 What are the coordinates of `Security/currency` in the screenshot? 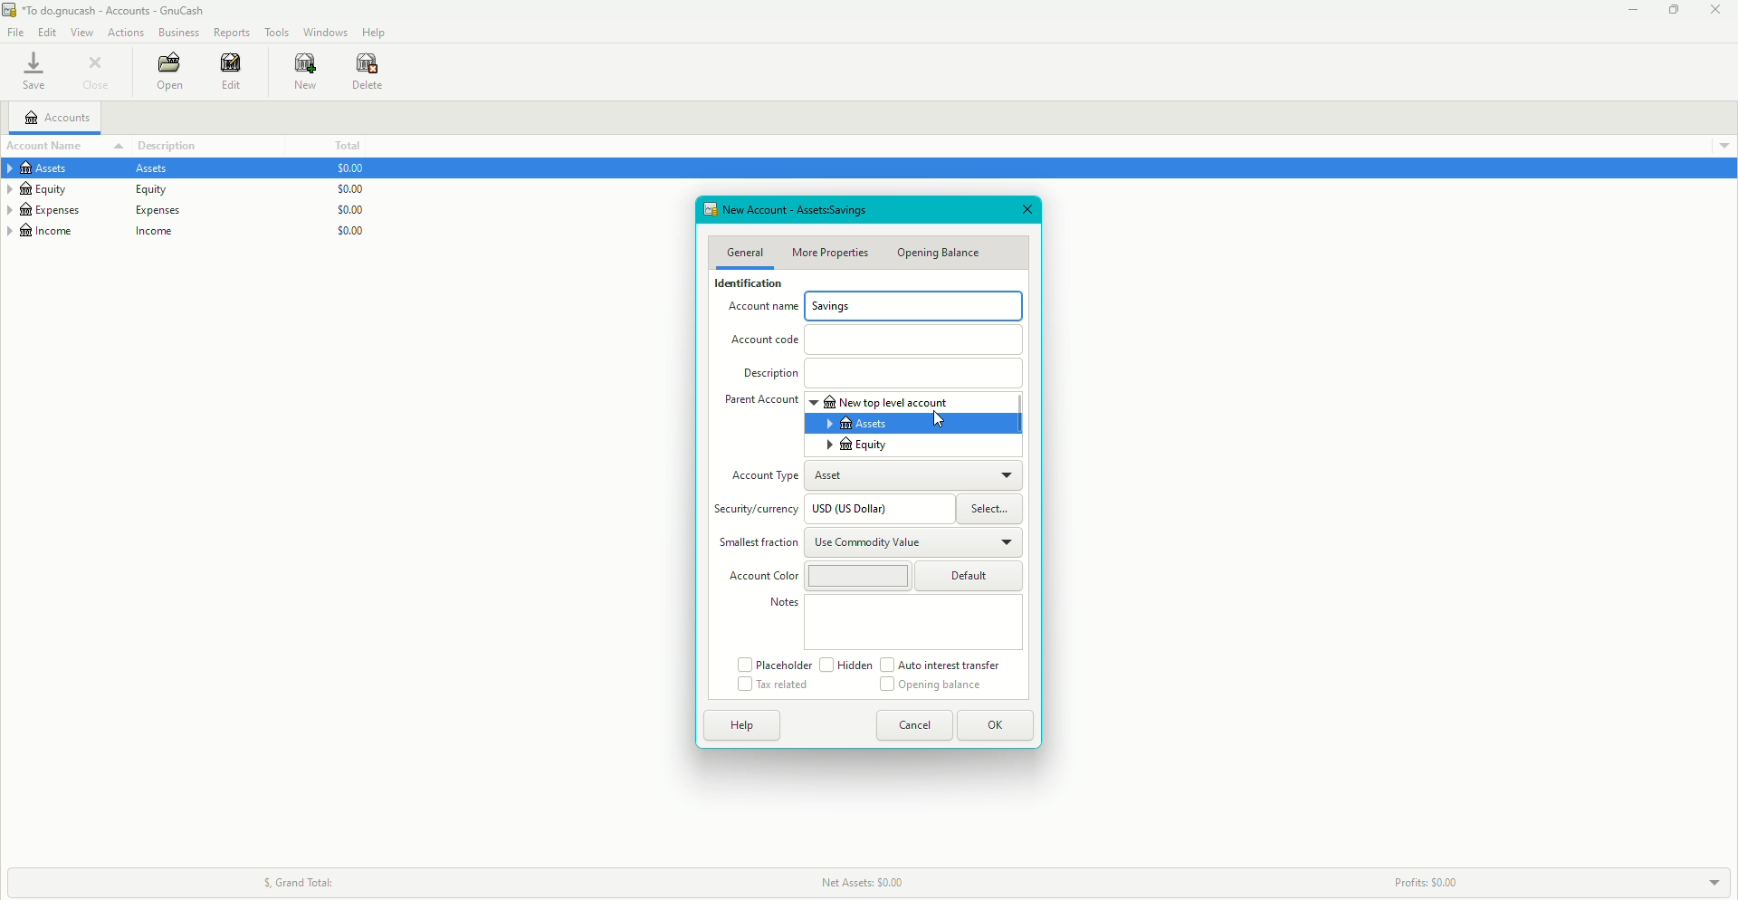 It's located at (759, 512).